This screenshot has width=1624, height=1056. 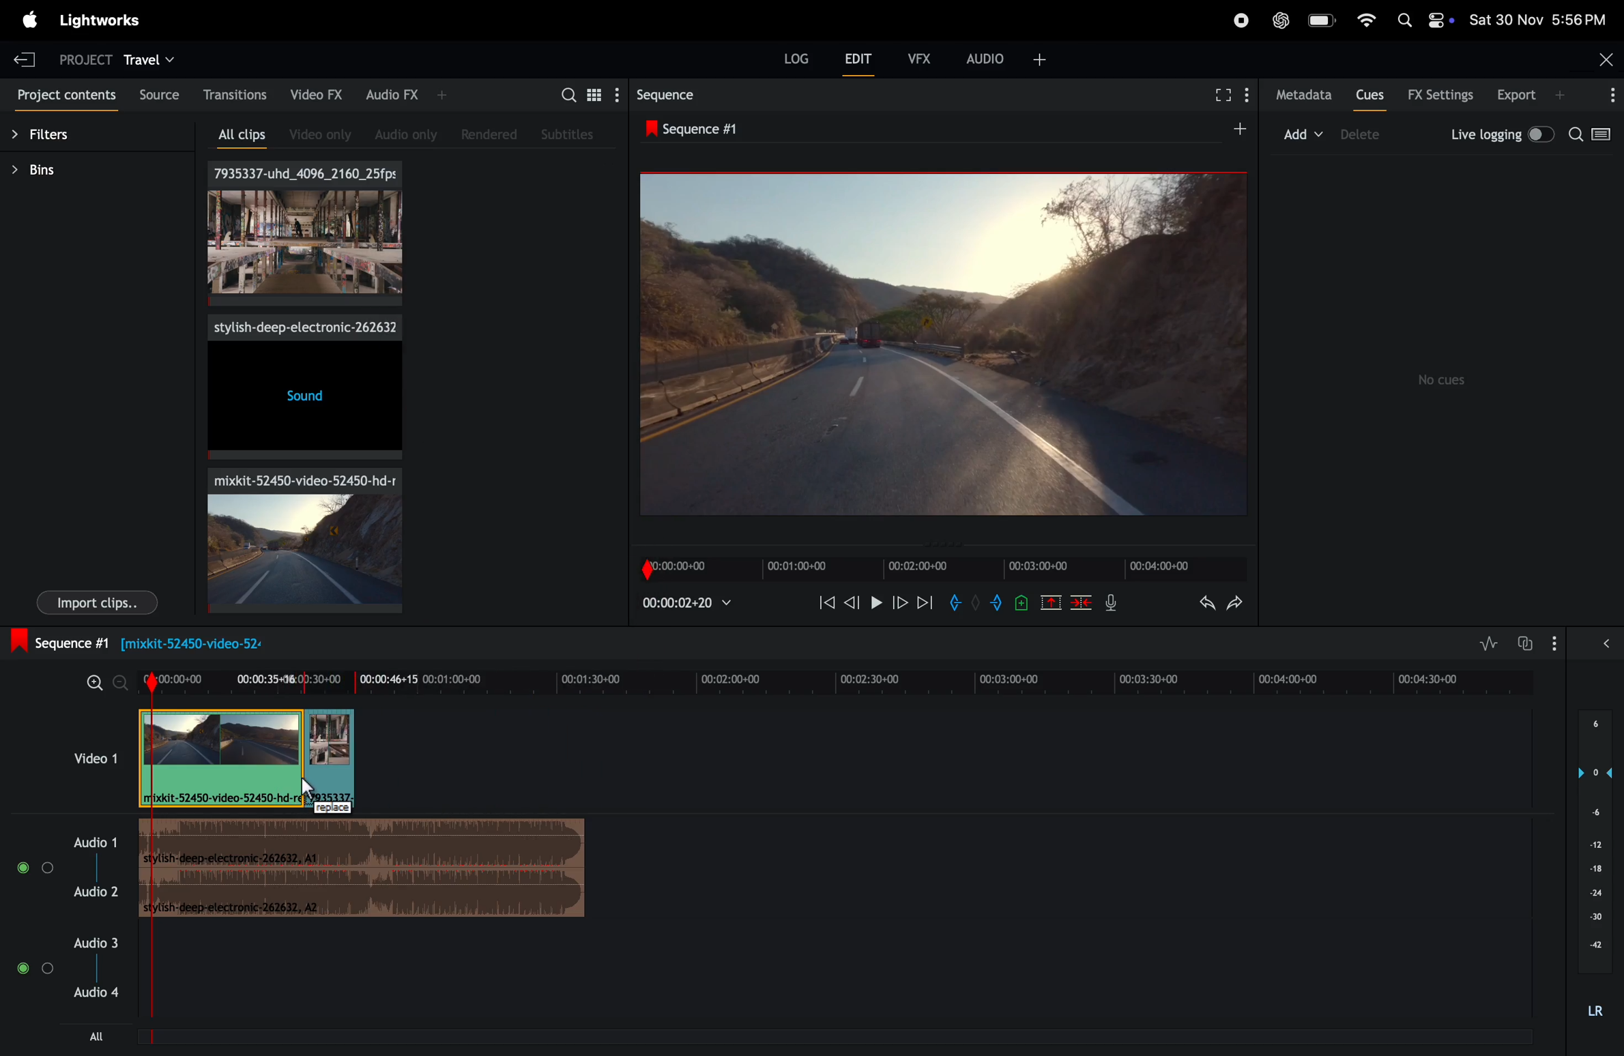 What do you see at coordinates (1372, 136) in the screenshot?
I see `device` at bounding box center [1372, 136].